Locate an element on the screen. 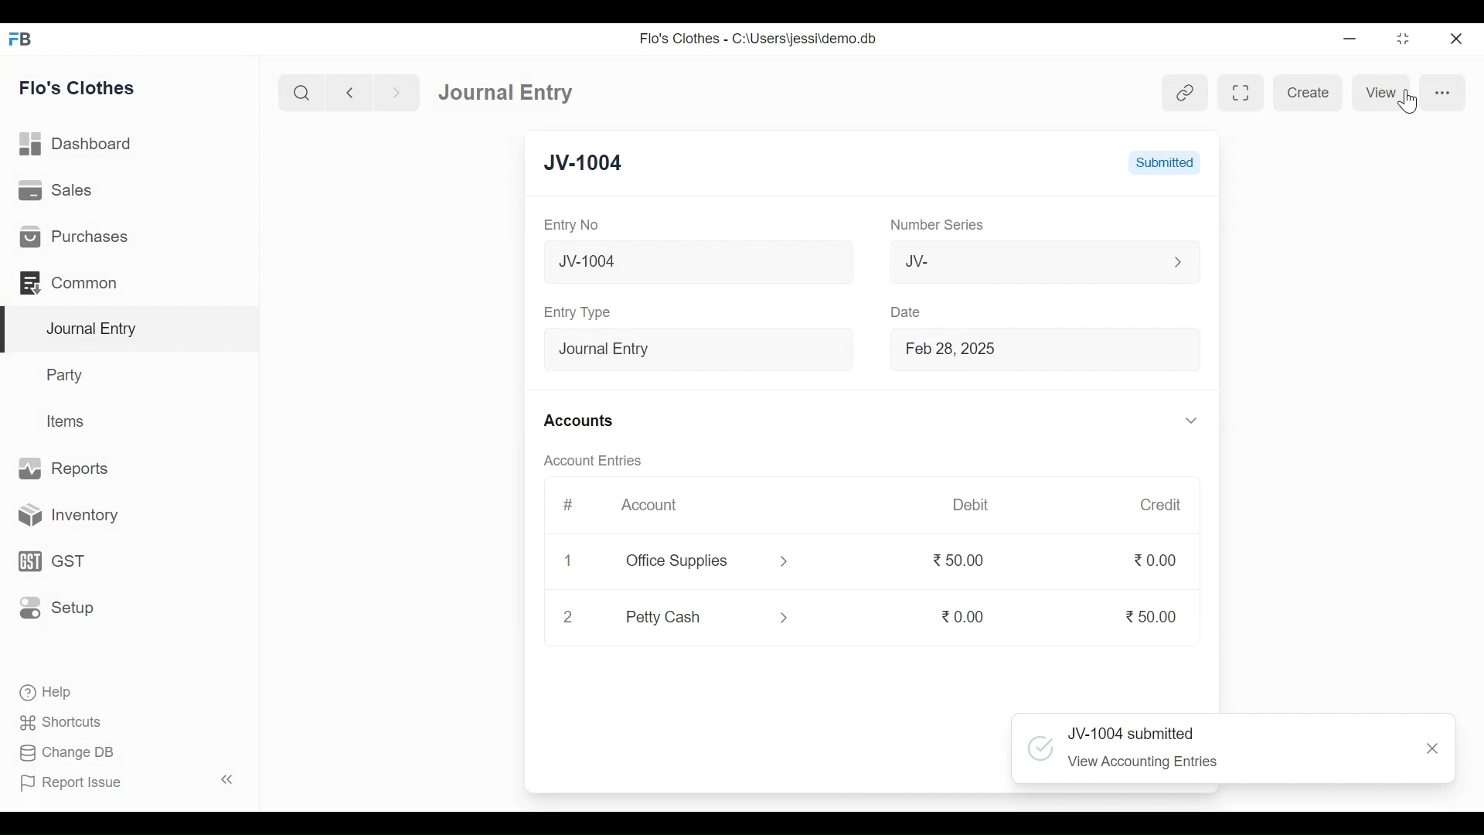 The image size is (1484, 835). Setup is located at coordinates (56, 606).